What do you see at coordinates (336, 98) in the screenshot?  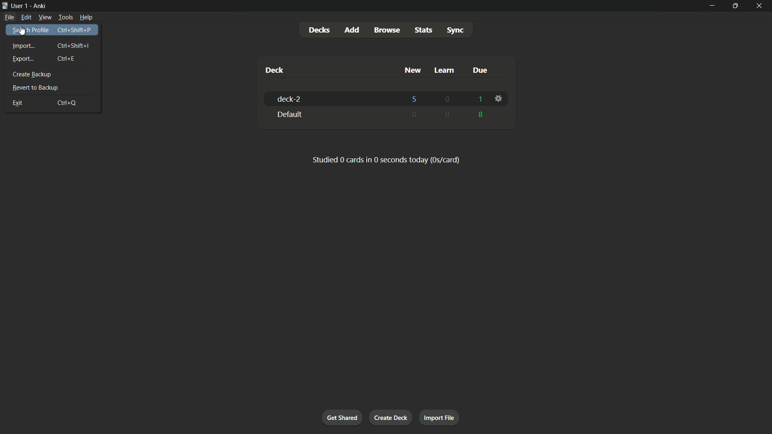 I see `Deck-2` at bounding box center [336, 98].